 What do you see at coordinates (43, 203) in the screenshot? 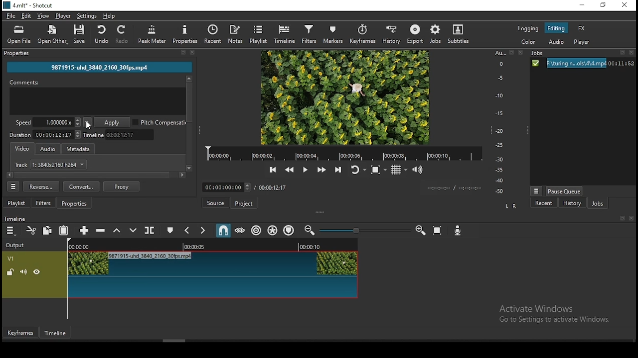
I see `filters` at bounding box center [43, 203].